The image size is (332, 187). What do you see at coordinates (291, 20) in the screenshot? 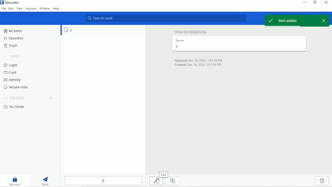
I see `Item added` at bounding box center [291, 20].